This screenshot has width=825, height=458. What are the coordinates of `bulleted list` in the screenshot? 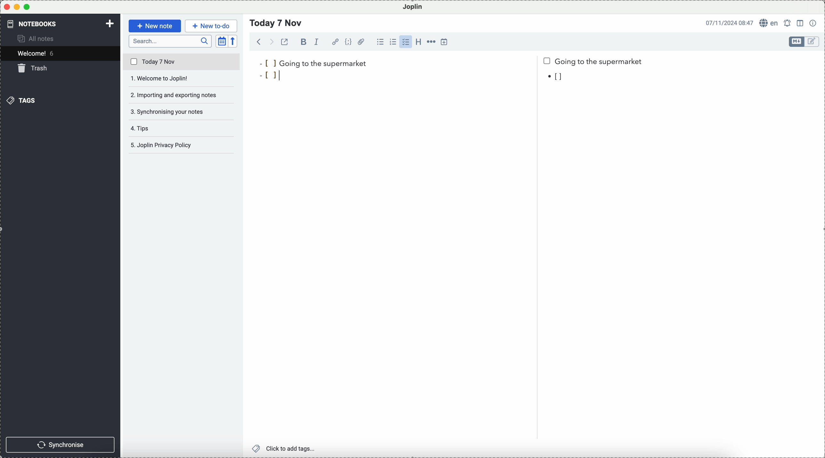 It's located at (380, 42).